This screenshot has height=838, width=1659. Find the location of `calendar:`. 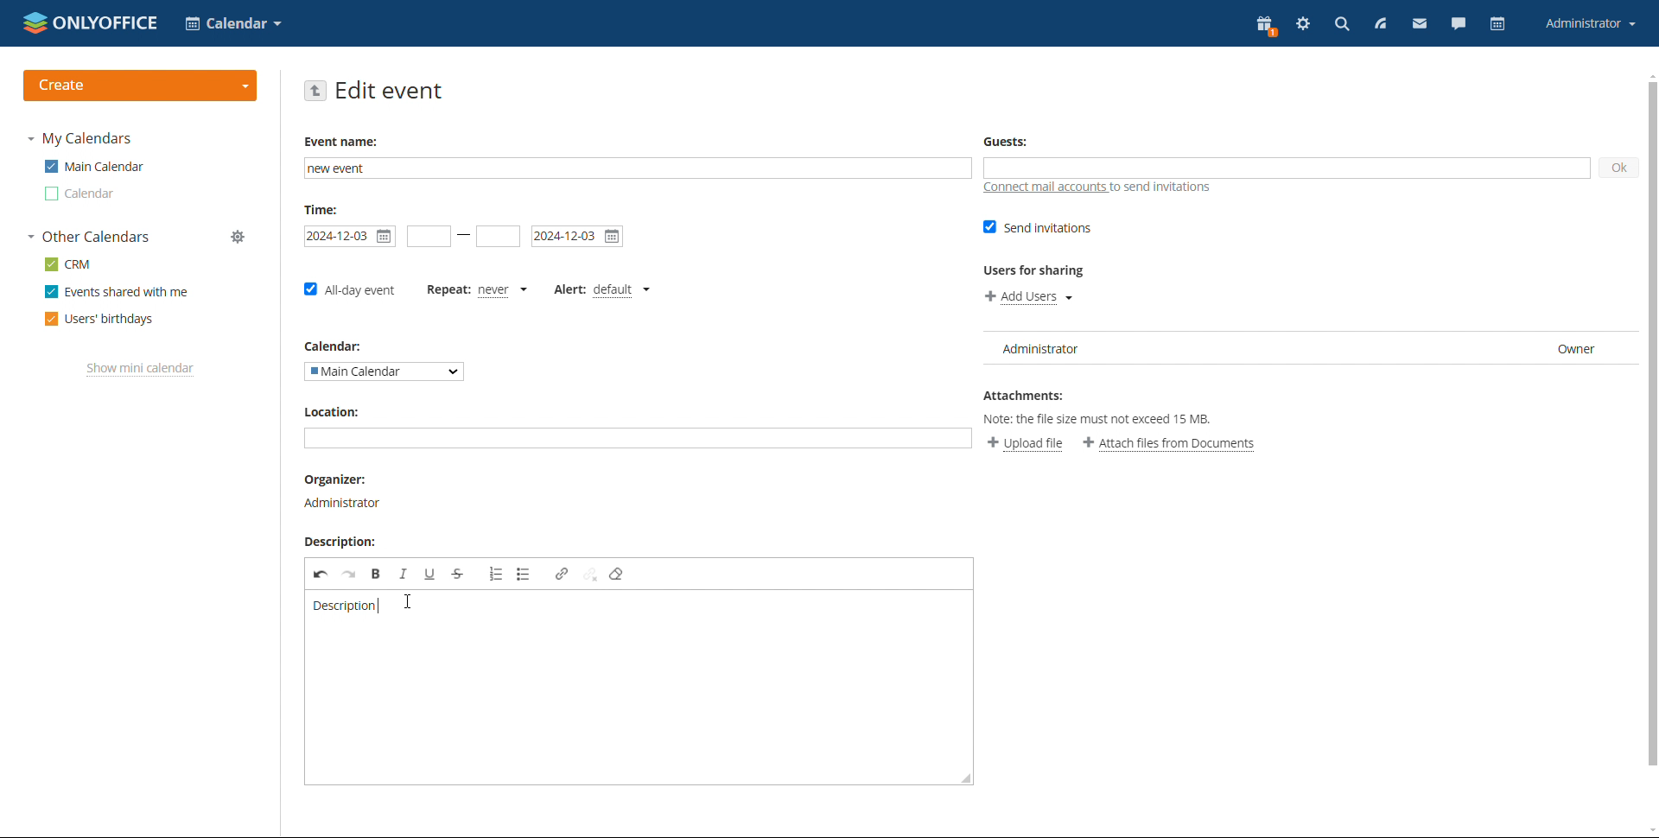

calendar: is located at coordinates (339, 345).